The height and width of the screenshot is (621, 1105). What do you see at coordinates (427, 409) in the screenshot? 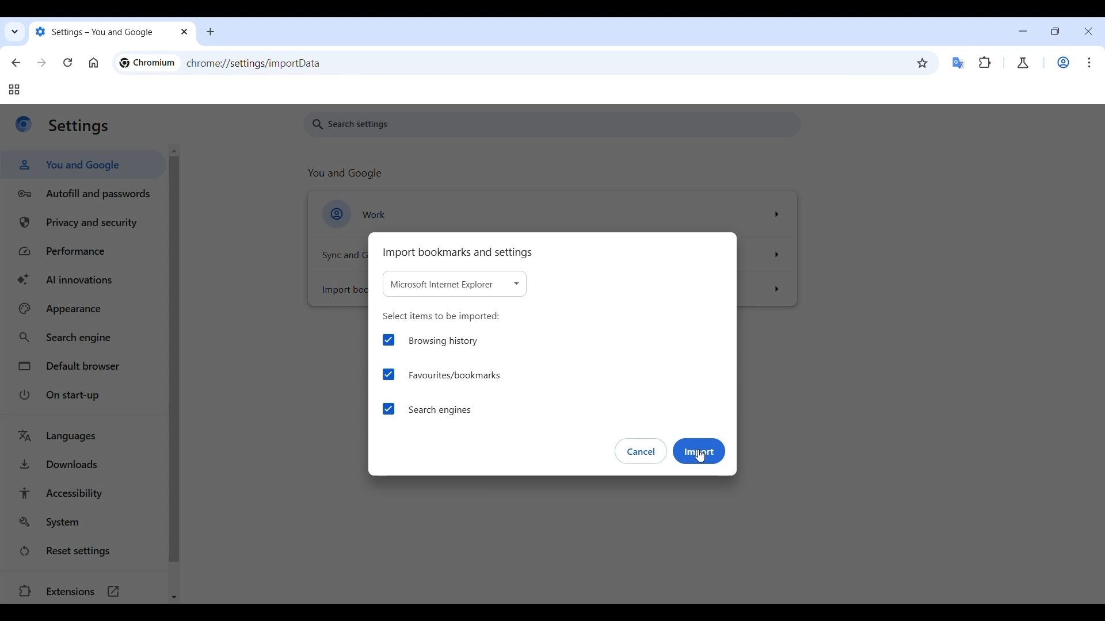
I see `Search engines ` at bounding box center [427, 409].